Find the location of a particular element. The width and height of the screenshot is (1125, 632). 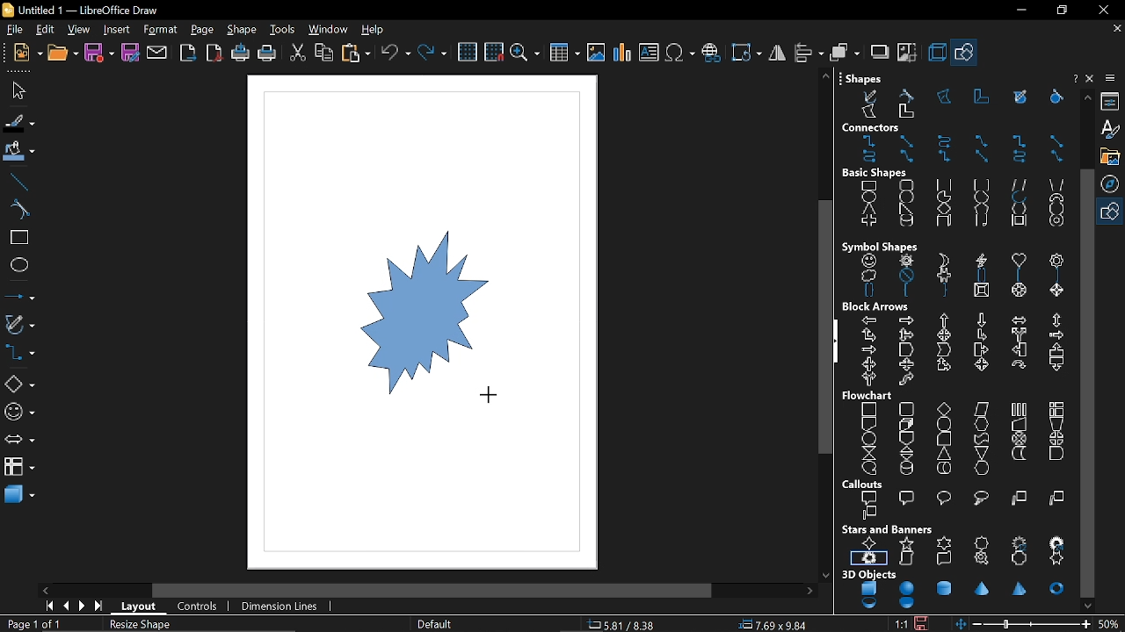

cut is located at coordinates (299, 53).